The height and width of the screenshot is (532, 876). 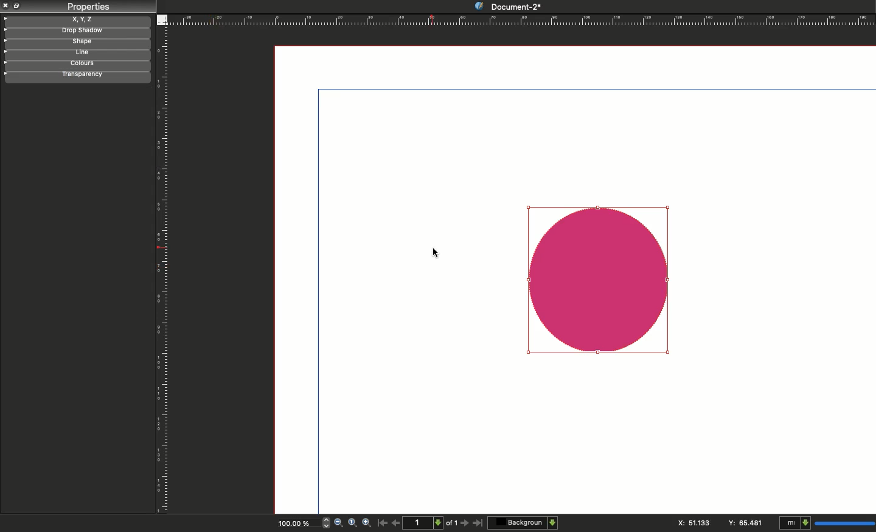 What do you see at coordinates (425, 522) in the screenshot?
I see `1` at bounding box center [425, 522].